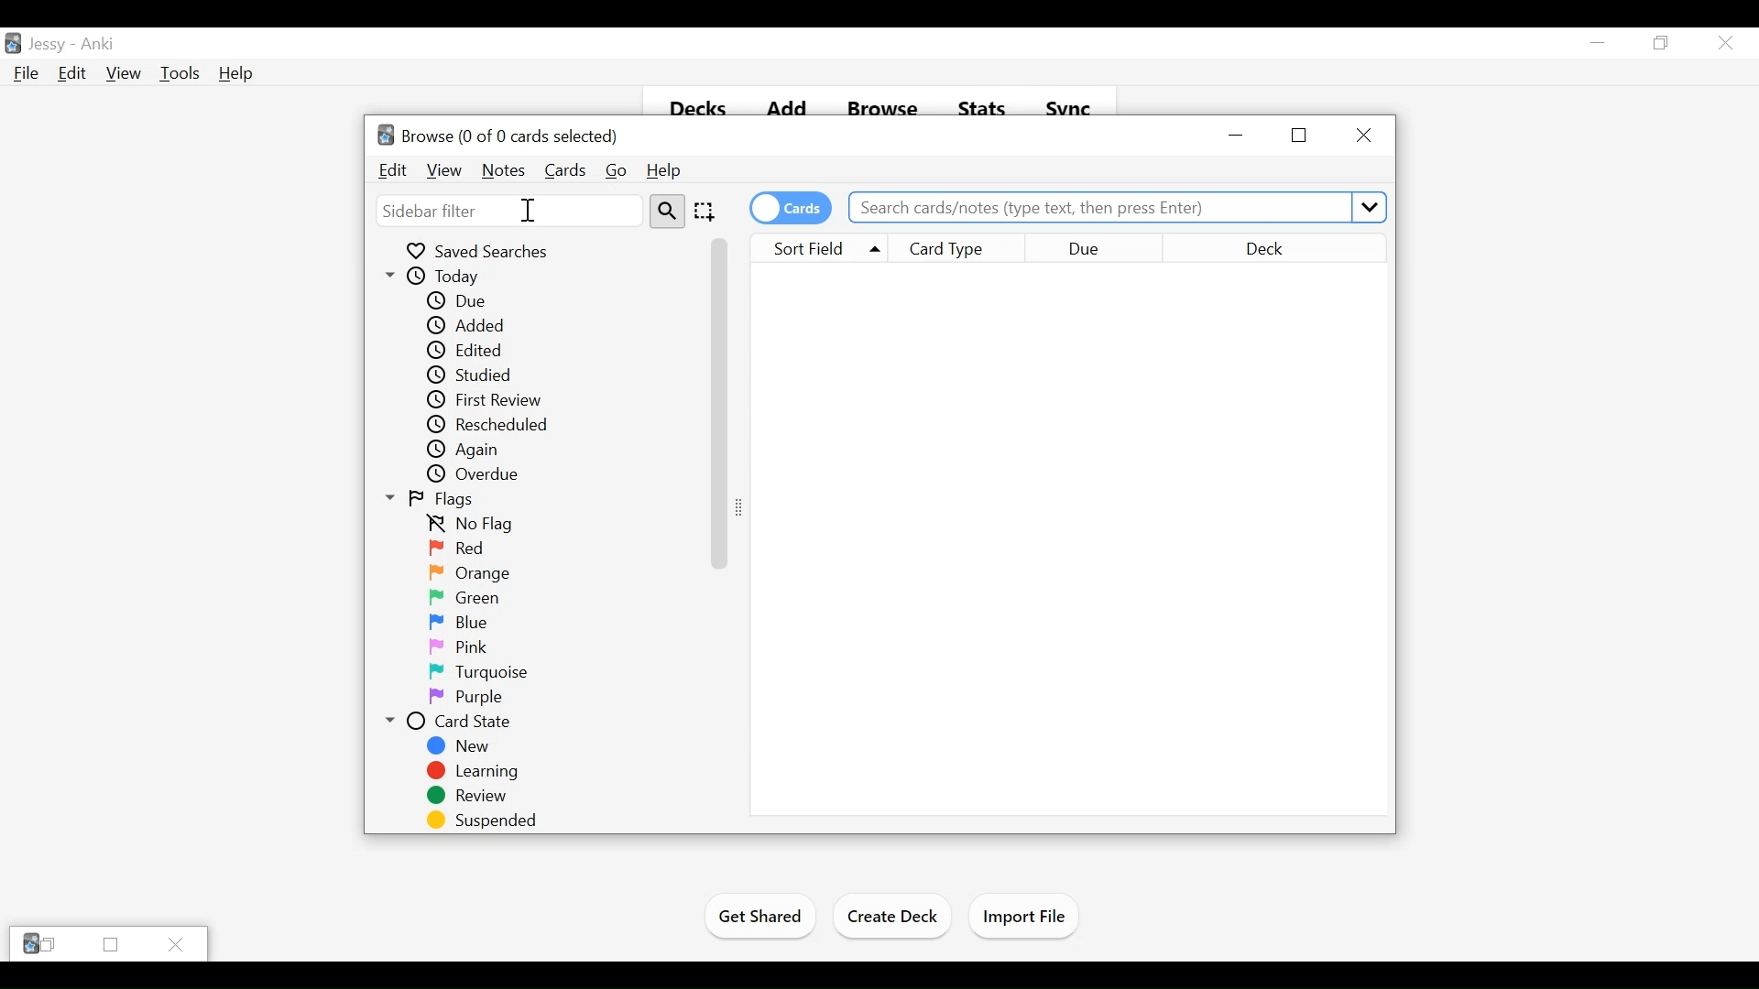 This screenshot has height=989, width=1759. I want to click on Anki Restore tabs, so click(39, 944).